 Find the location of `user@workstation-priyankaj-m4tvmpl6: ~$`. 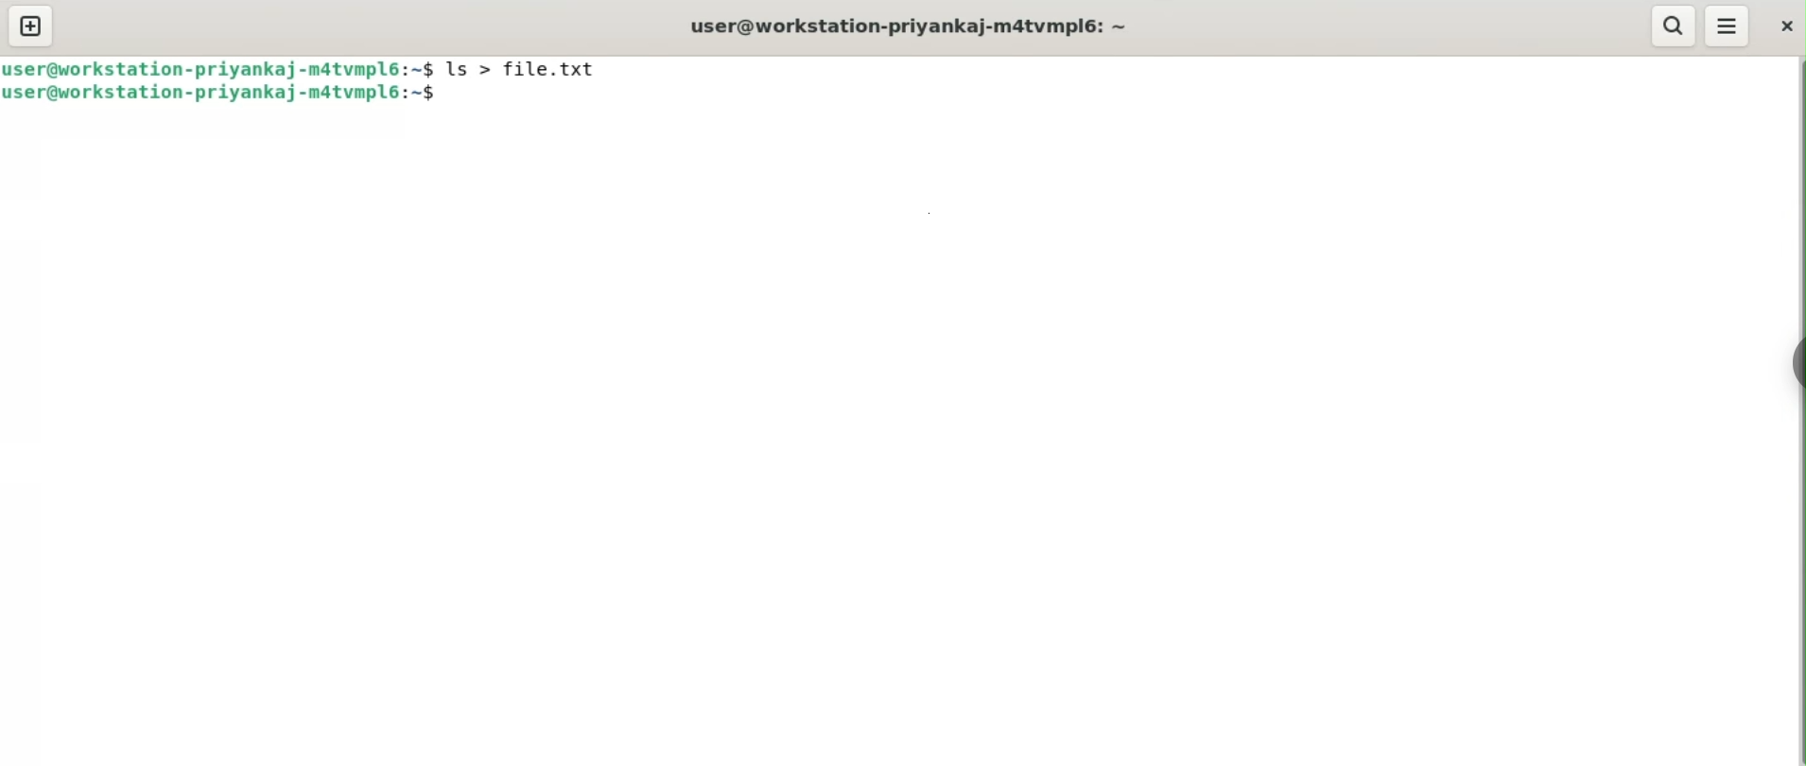

user@workstation-priyankaj-m4tvmpl6: ~$ is located at coordinates (217, 68).